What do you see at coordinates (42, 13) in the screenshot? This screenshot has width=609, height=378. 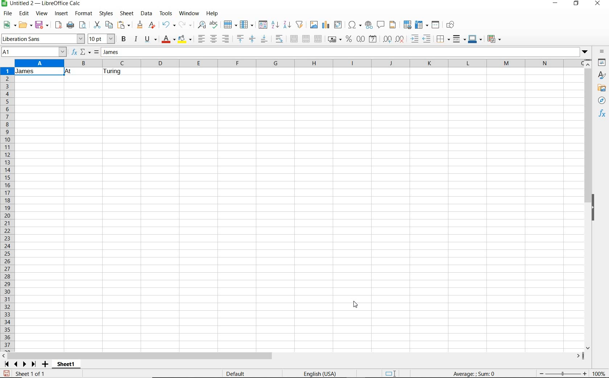 I see `view` at bounding box center [42, 13].